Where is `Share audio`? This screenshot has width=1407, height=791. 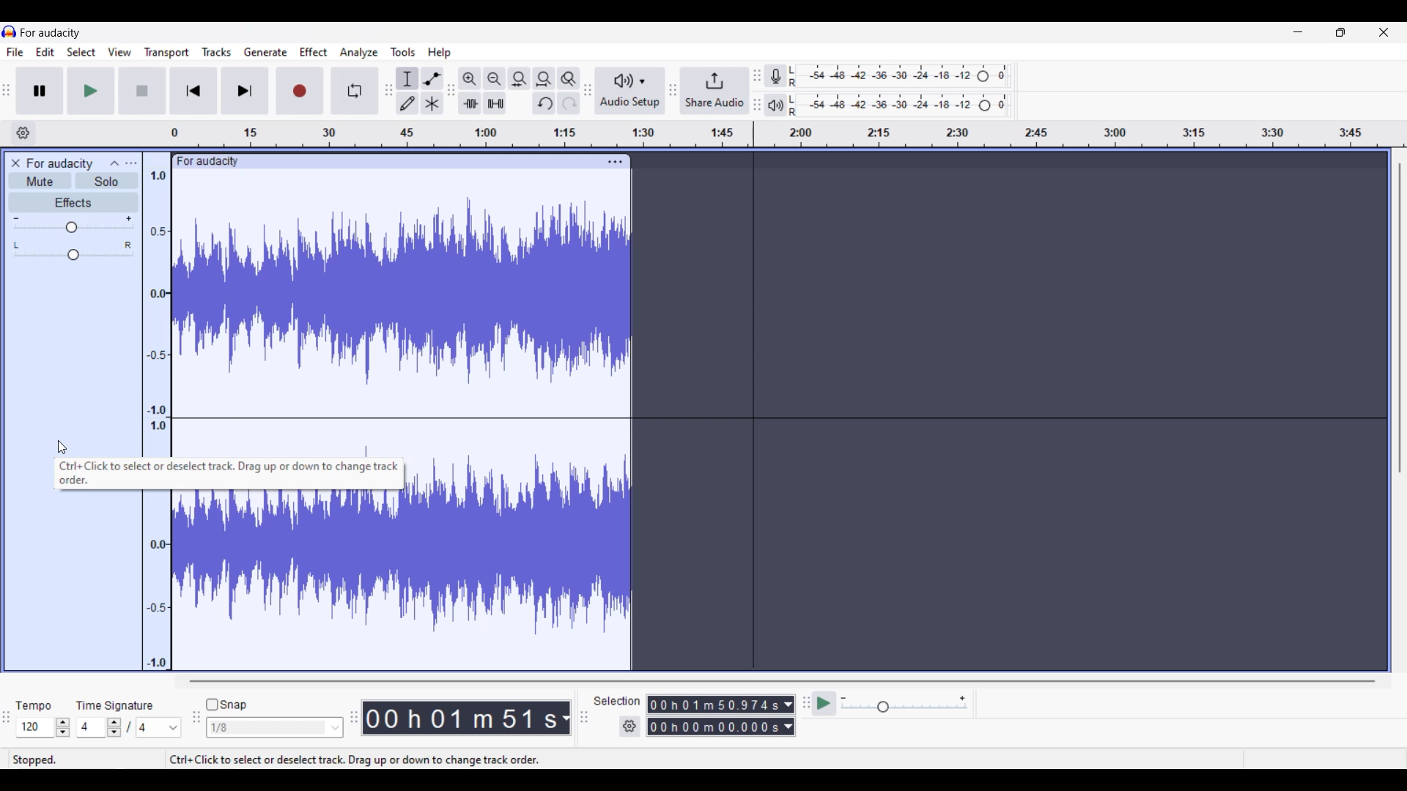 Share audio is located at coordinates (716, 91).